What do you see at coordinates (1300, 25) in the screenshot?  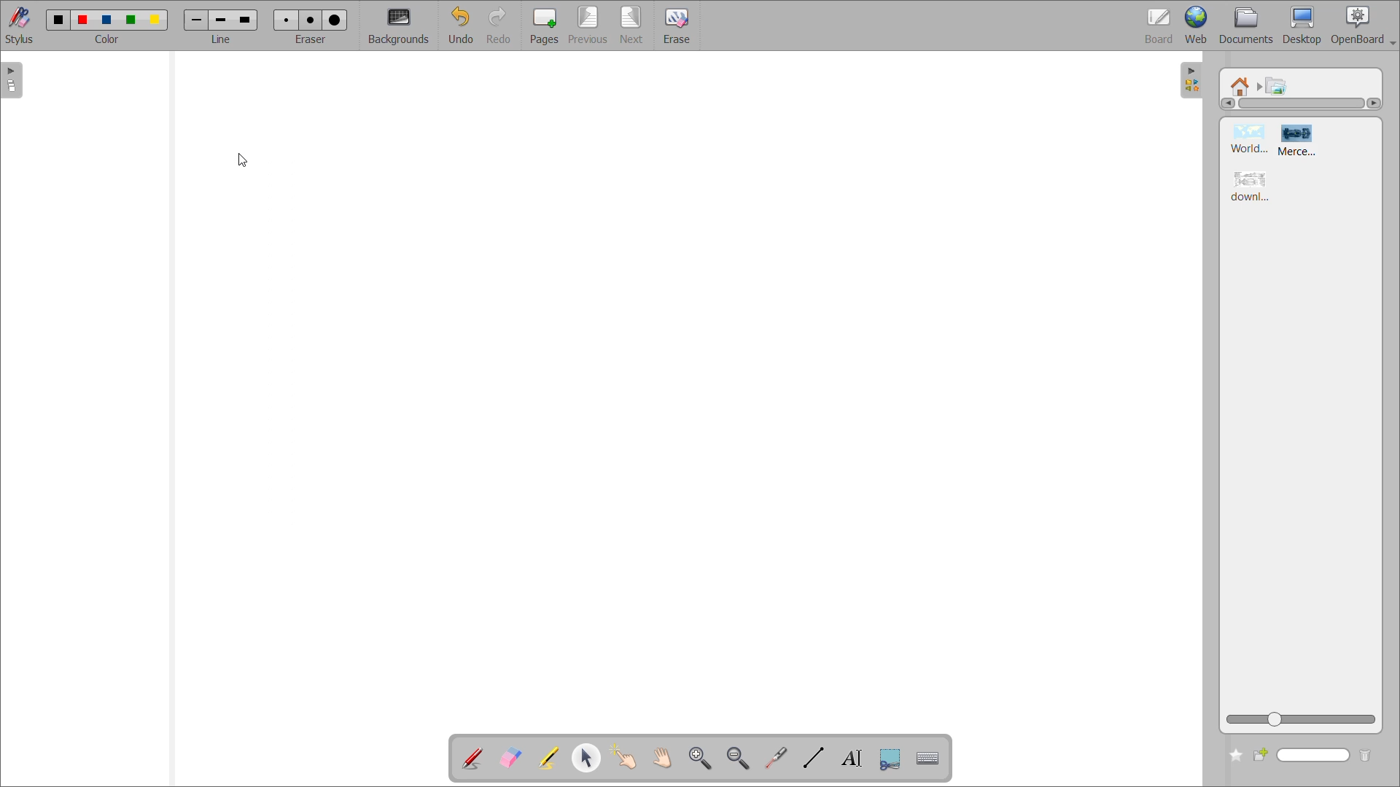 I see `desktop` at bounding box center [1300, 25].